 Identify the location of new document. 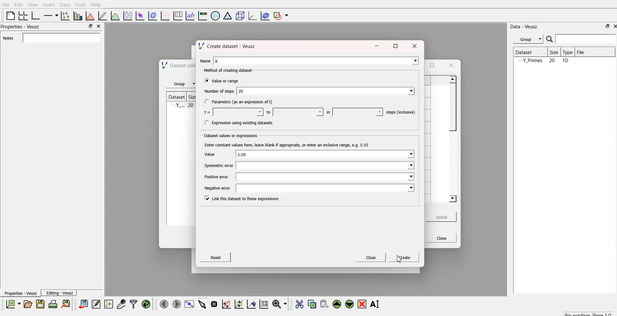
(12, 304).